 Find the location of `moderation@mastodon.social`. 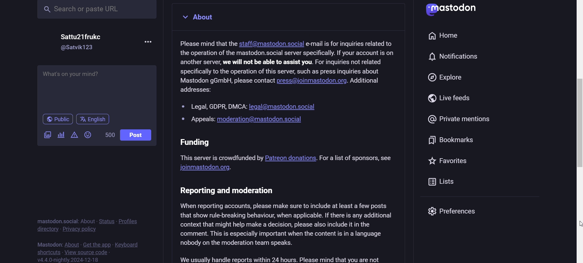

moderation@mastodon.social is located at coordinates (261, 119).